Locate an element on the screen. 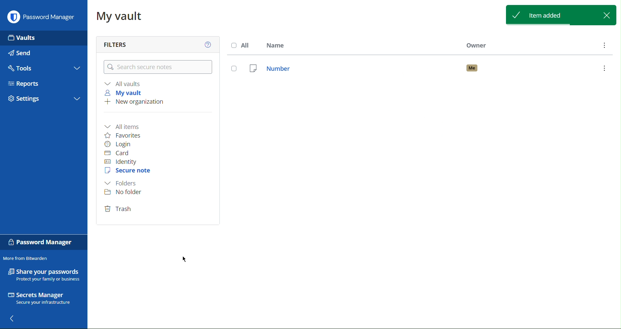 This screenshot has width=621, height=329. Owner is located at coordinates (476, 46).